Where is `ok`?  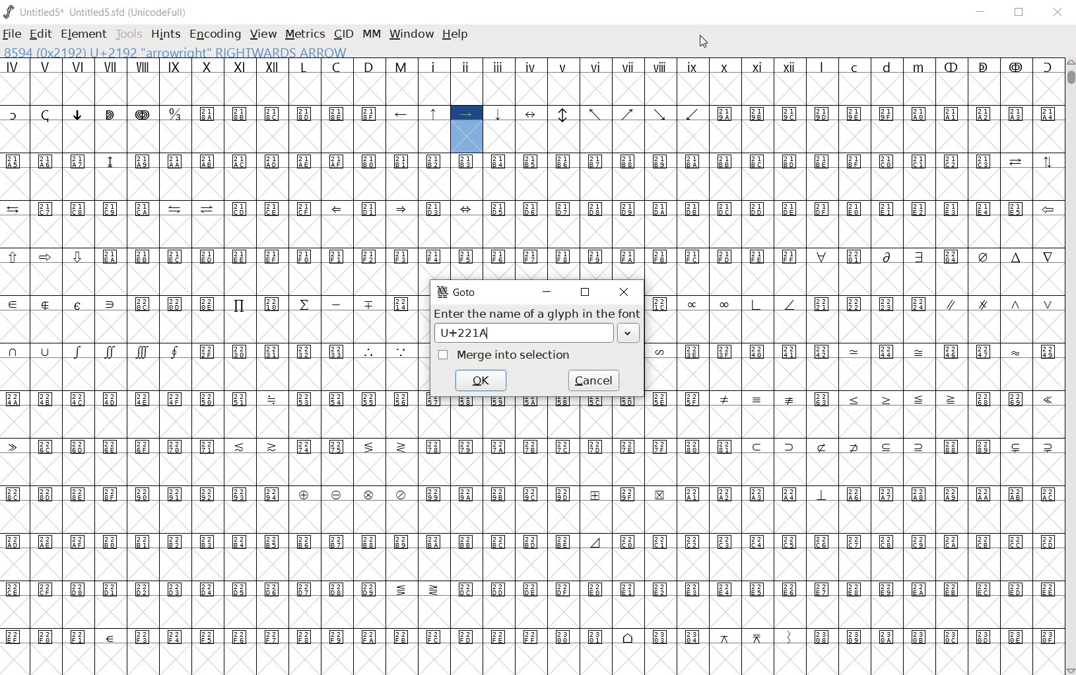
ok is located at coordinates (483, 379).